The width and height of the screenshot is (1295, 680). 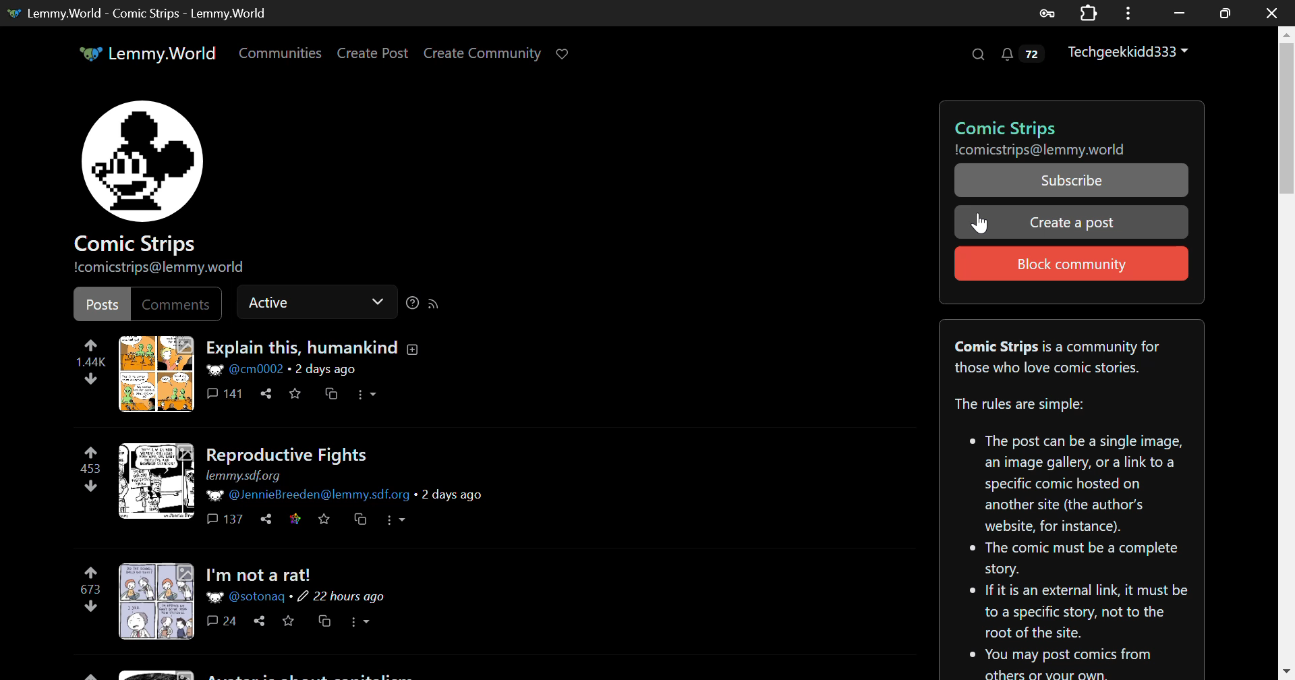 I want to click on Create a post, so click(x=1072, y=221).